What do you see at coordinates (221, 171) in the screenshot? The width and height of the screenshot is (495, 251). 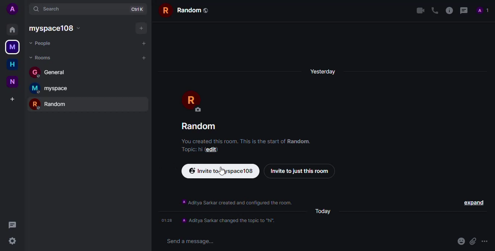 I see `invite to myspace108` at bounding box center [221, 171].